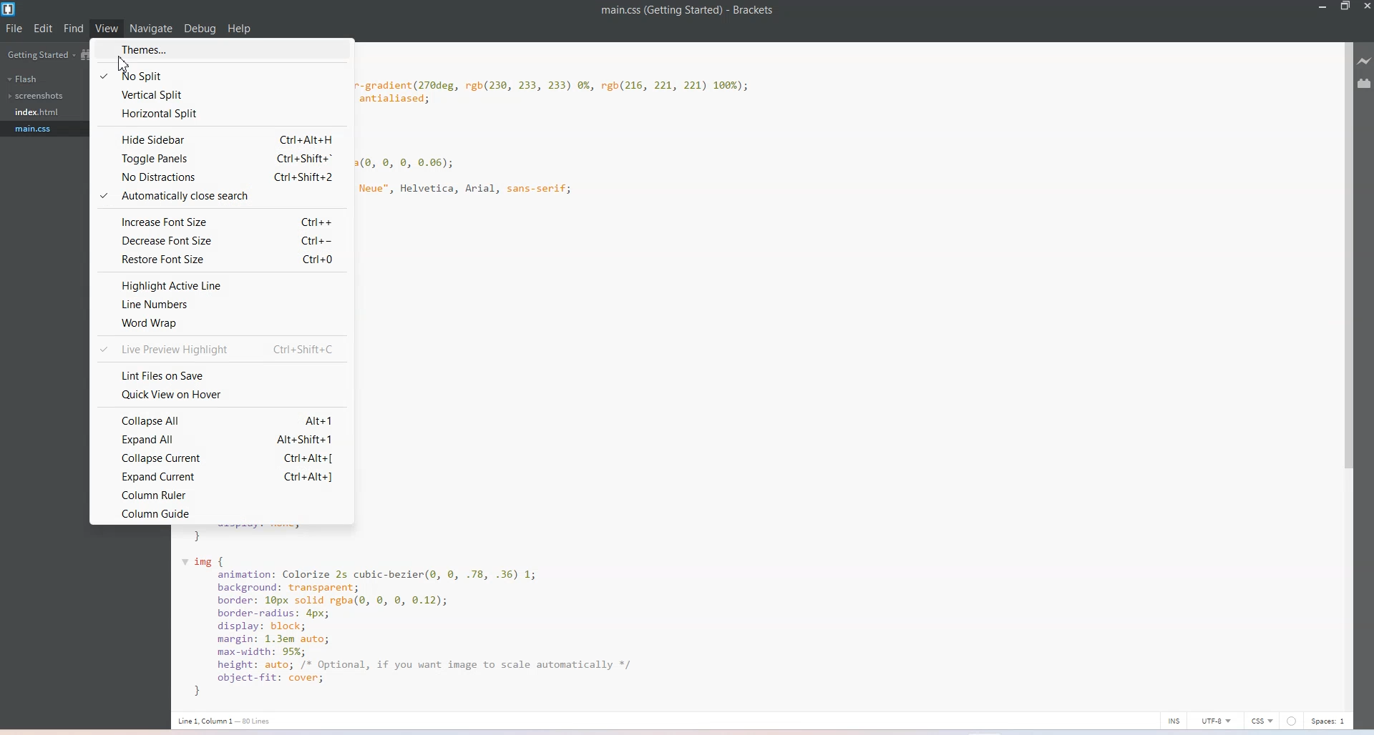  Describe the element at coordinates (132, 66) in the screenshot. I see `cursor` at that location.